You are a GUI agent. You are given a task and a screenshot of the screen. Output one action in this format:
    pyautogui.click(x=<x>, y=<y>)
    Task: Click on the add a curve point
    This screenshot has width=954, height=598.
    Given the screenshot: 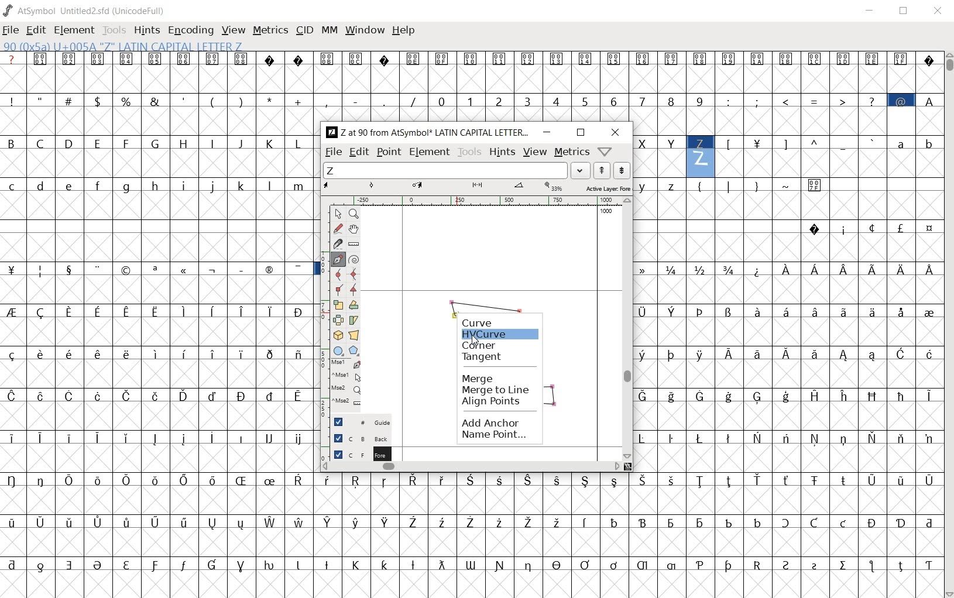 What is the action you would take?
    pyautogui.click(x=337, y=274)
    